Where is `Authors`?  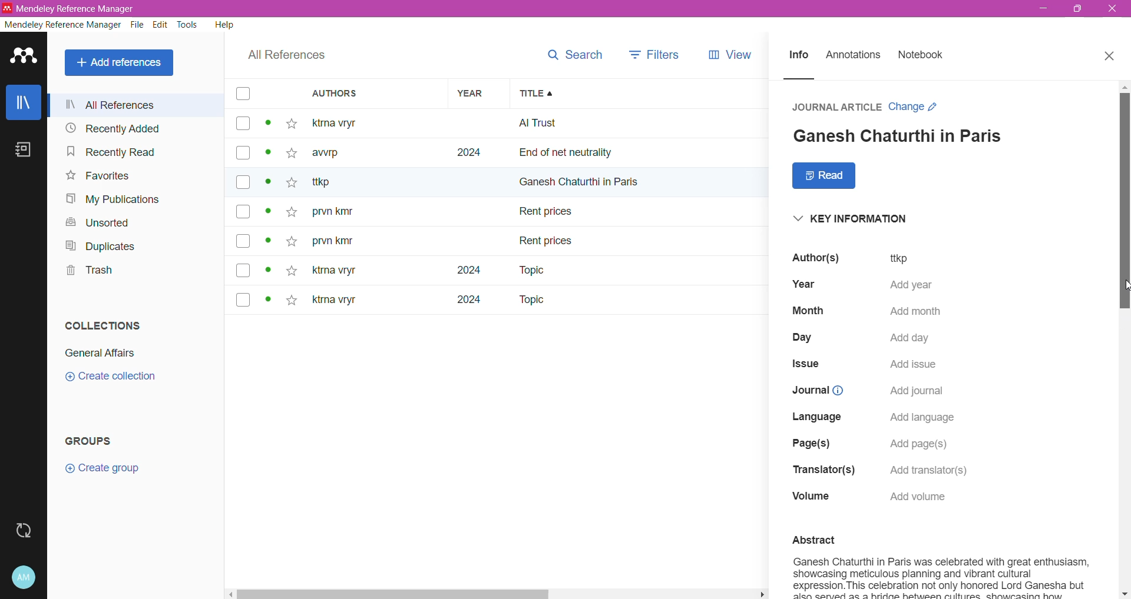
Authors is located at coordinates (813, 258).